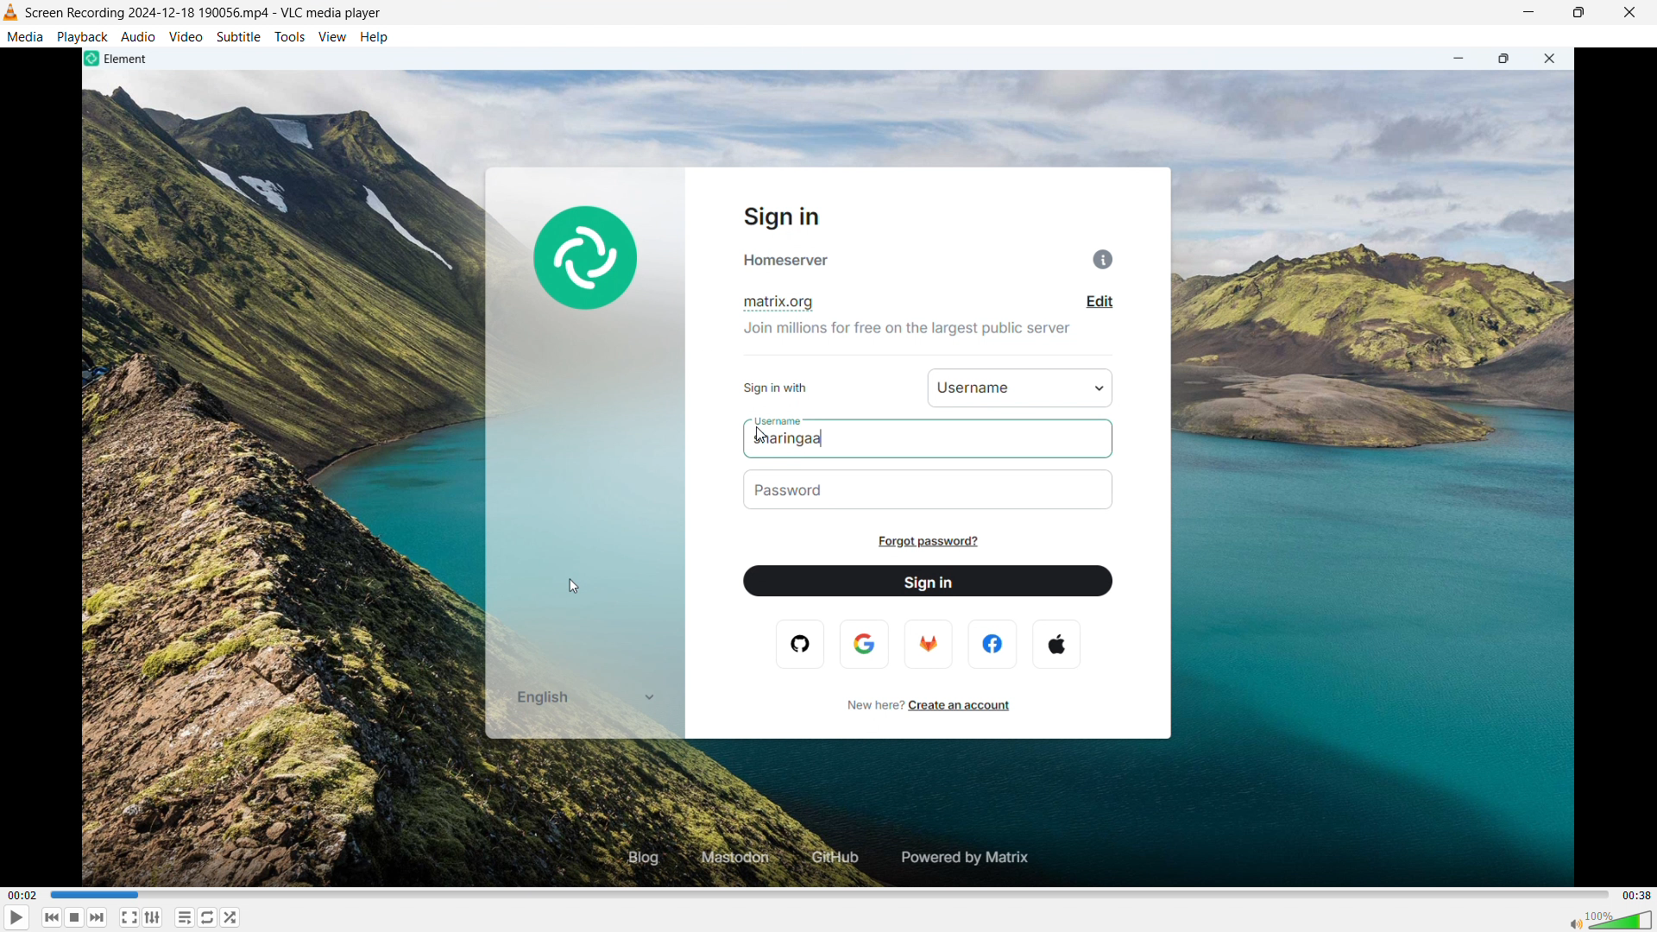 This screenshot has width=1657, height=932. What do you see at coordinates (648, 863) in the screenshot?
I see `blog` at bounding box center [648, 863].